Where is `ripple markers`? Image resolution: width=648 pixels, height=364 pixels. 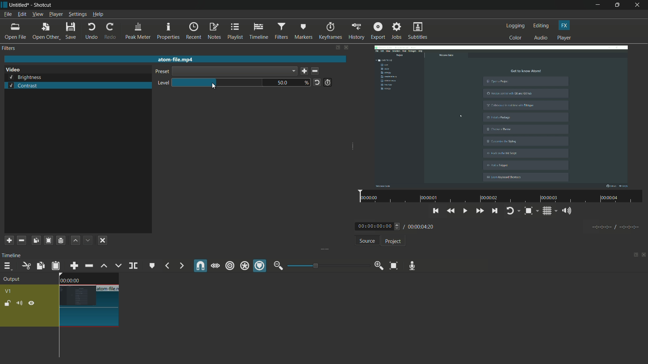 ripple markers is located at coordinates (260, 266).